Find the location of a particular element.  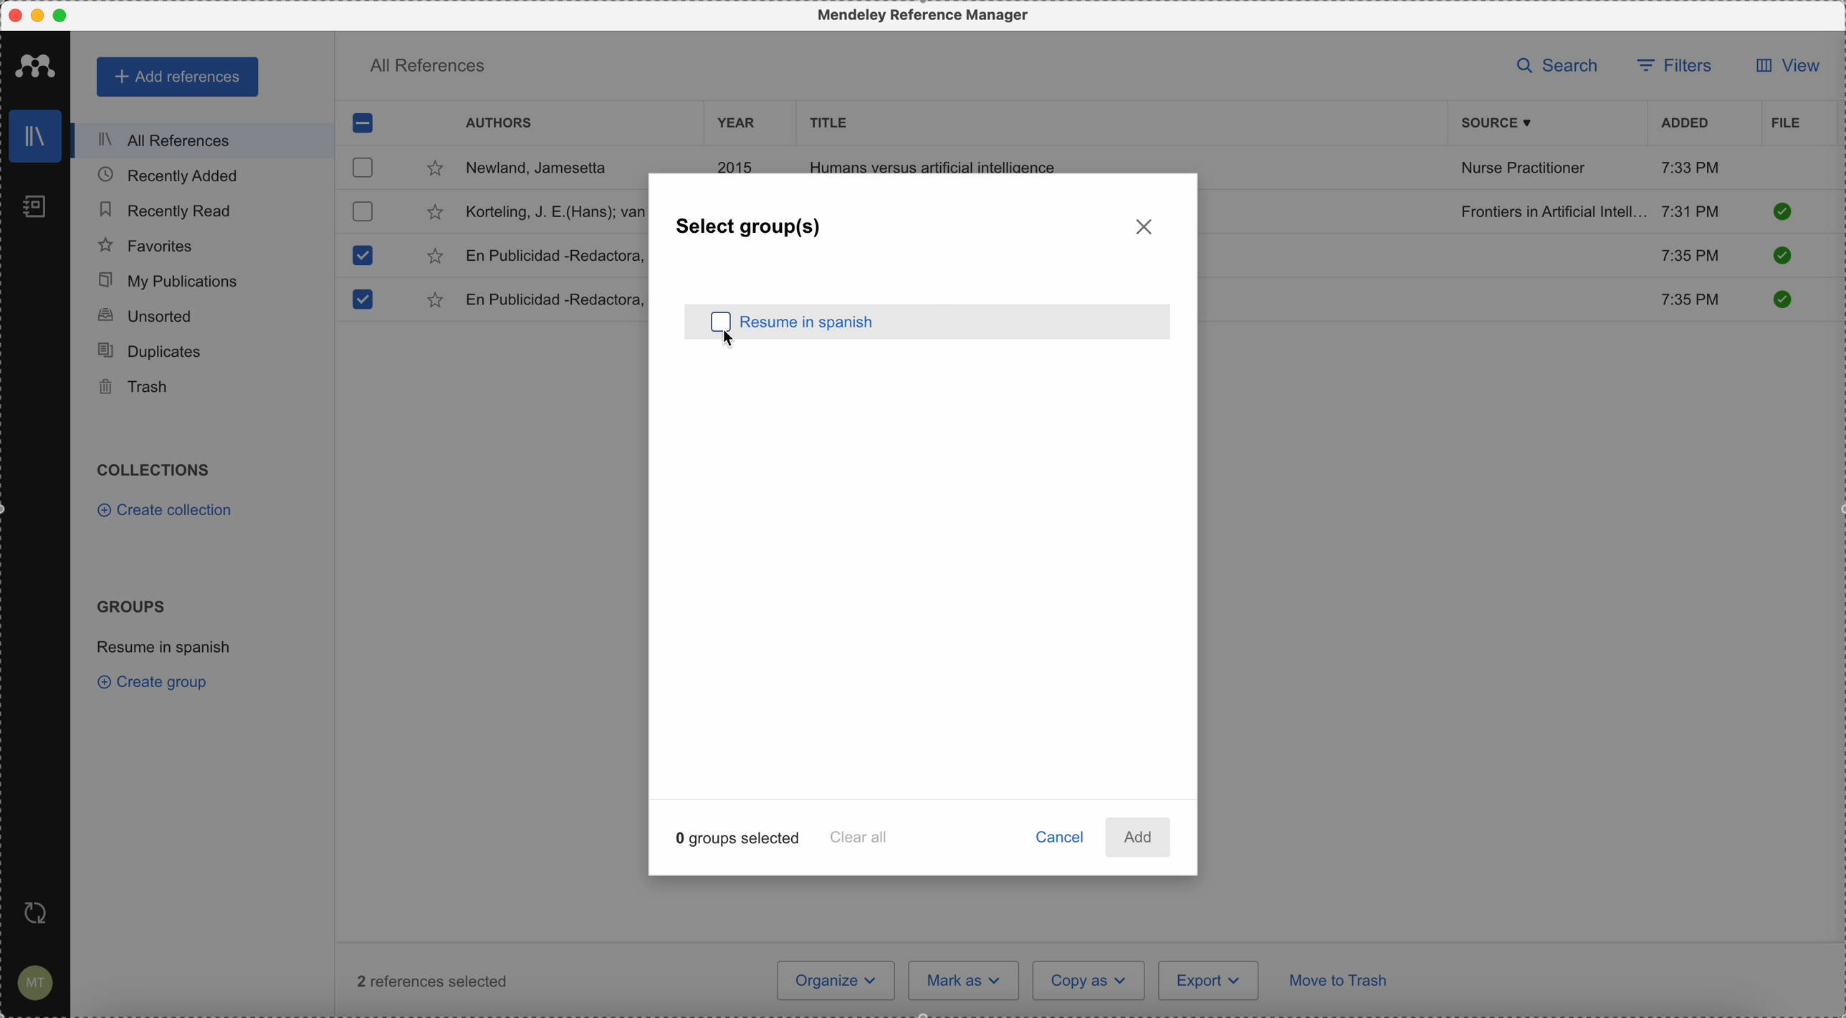

add is located at coordinates (1138, 837).